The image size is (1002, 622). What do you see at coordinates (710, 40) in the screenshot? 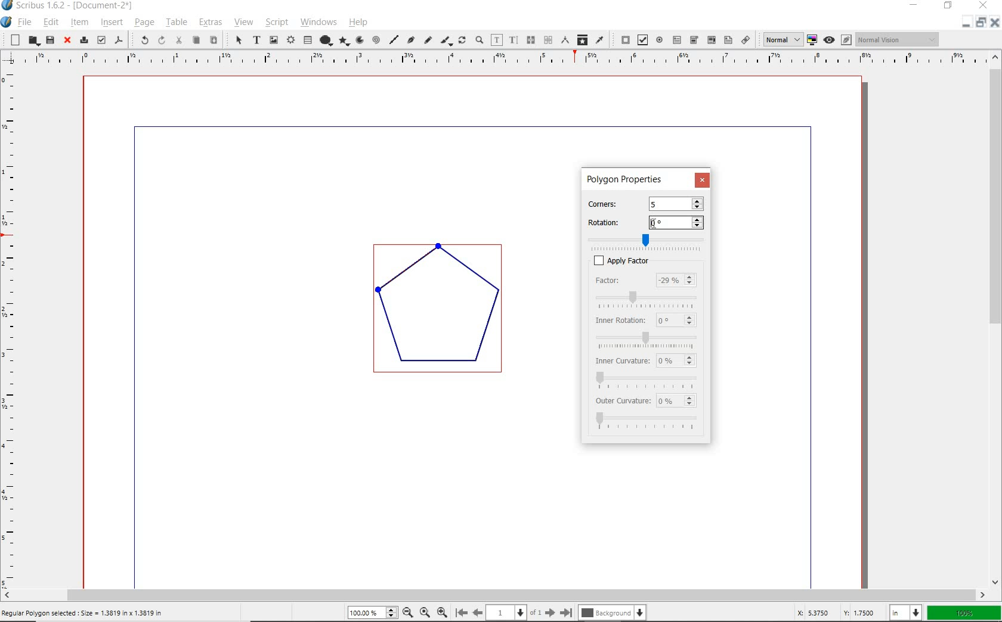
I see `pdf combo box` at bounding box center [710, 40].